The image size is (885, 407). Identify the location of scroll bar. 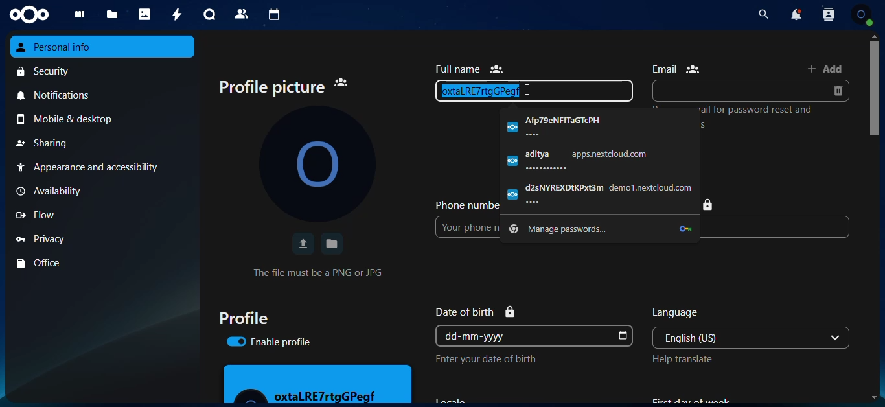
(875, 173).